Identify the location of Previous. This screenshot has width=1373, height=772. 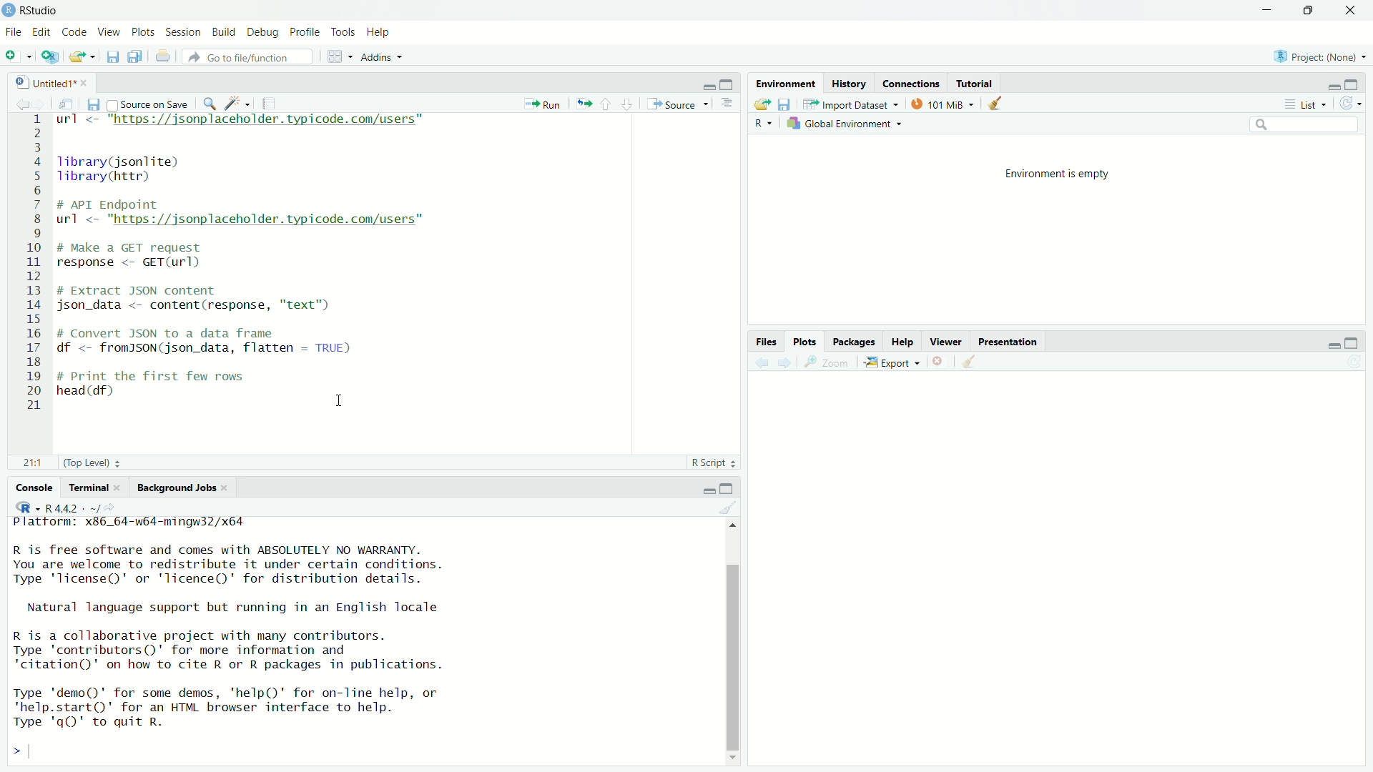
(761, 365).